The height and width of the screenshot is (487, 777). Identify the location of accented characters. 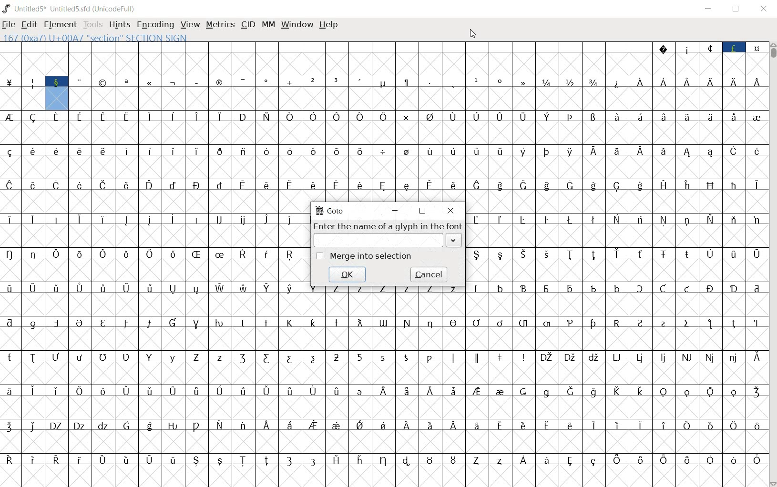
(232, 436).